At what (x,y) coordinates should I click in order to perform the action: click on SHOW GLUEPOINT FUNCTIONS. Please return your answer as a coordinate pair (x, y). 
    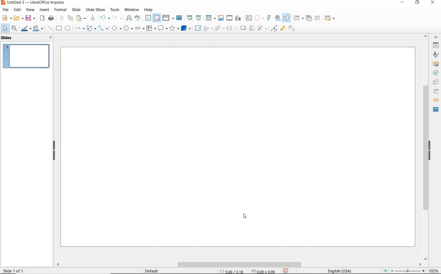
    Looking at the image, I should click on (283, 28).